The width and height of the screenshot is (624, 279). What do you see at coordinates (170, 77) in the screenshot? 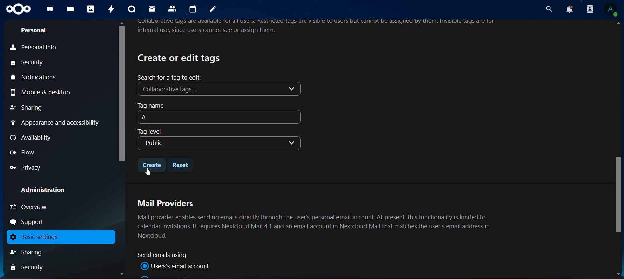
I see `search for a tag to edit` at bounding box center [170, 77].